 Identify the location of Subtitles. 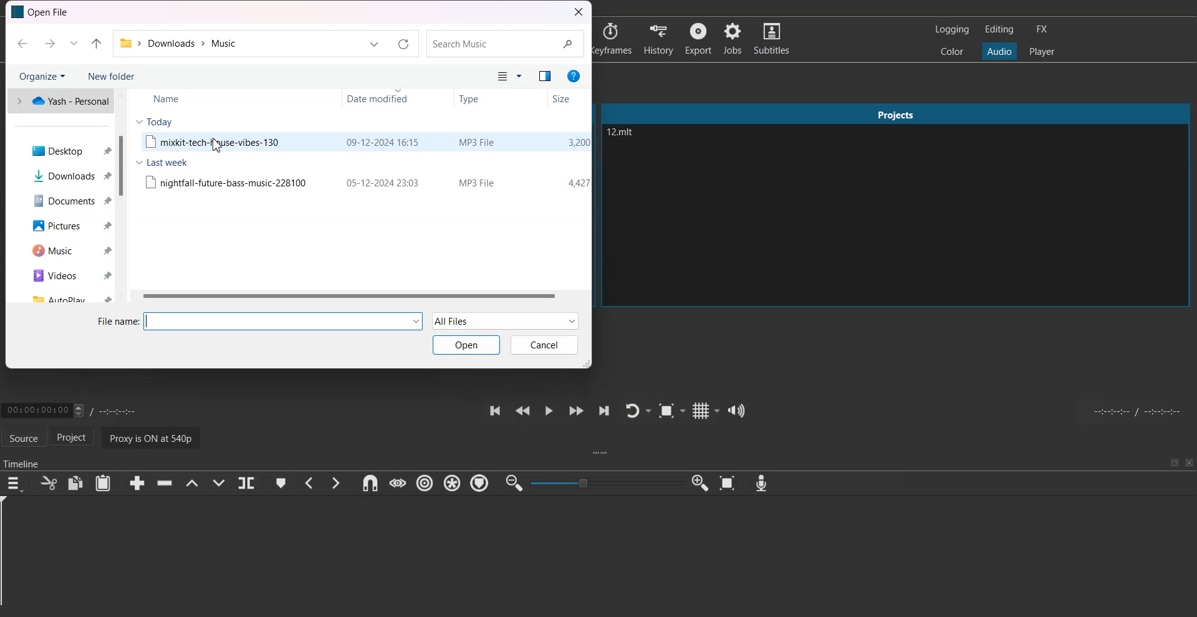
(774, 39).